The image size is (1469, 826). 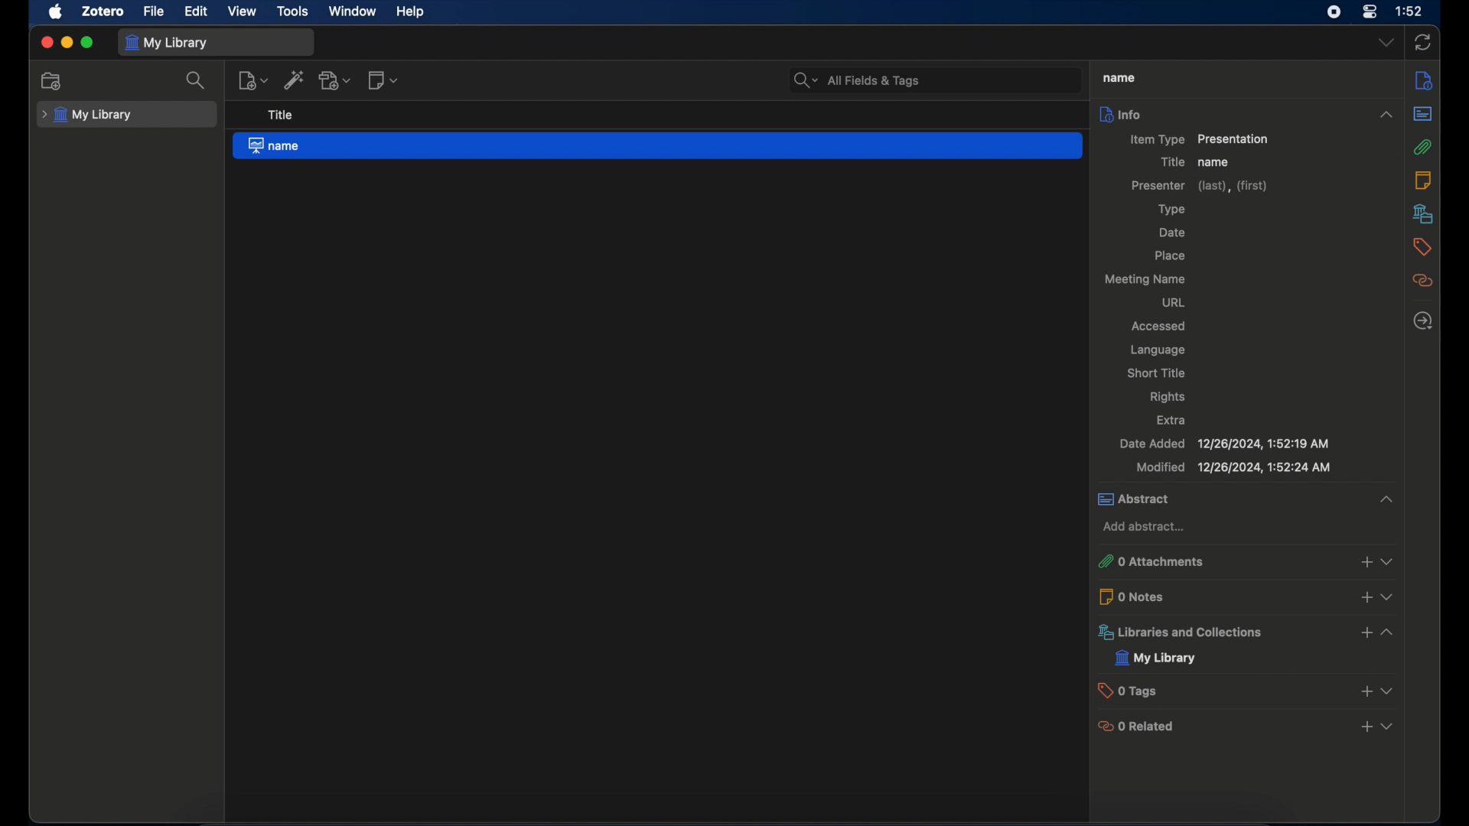 I want to click on short title, so click(x=1160, y=374).